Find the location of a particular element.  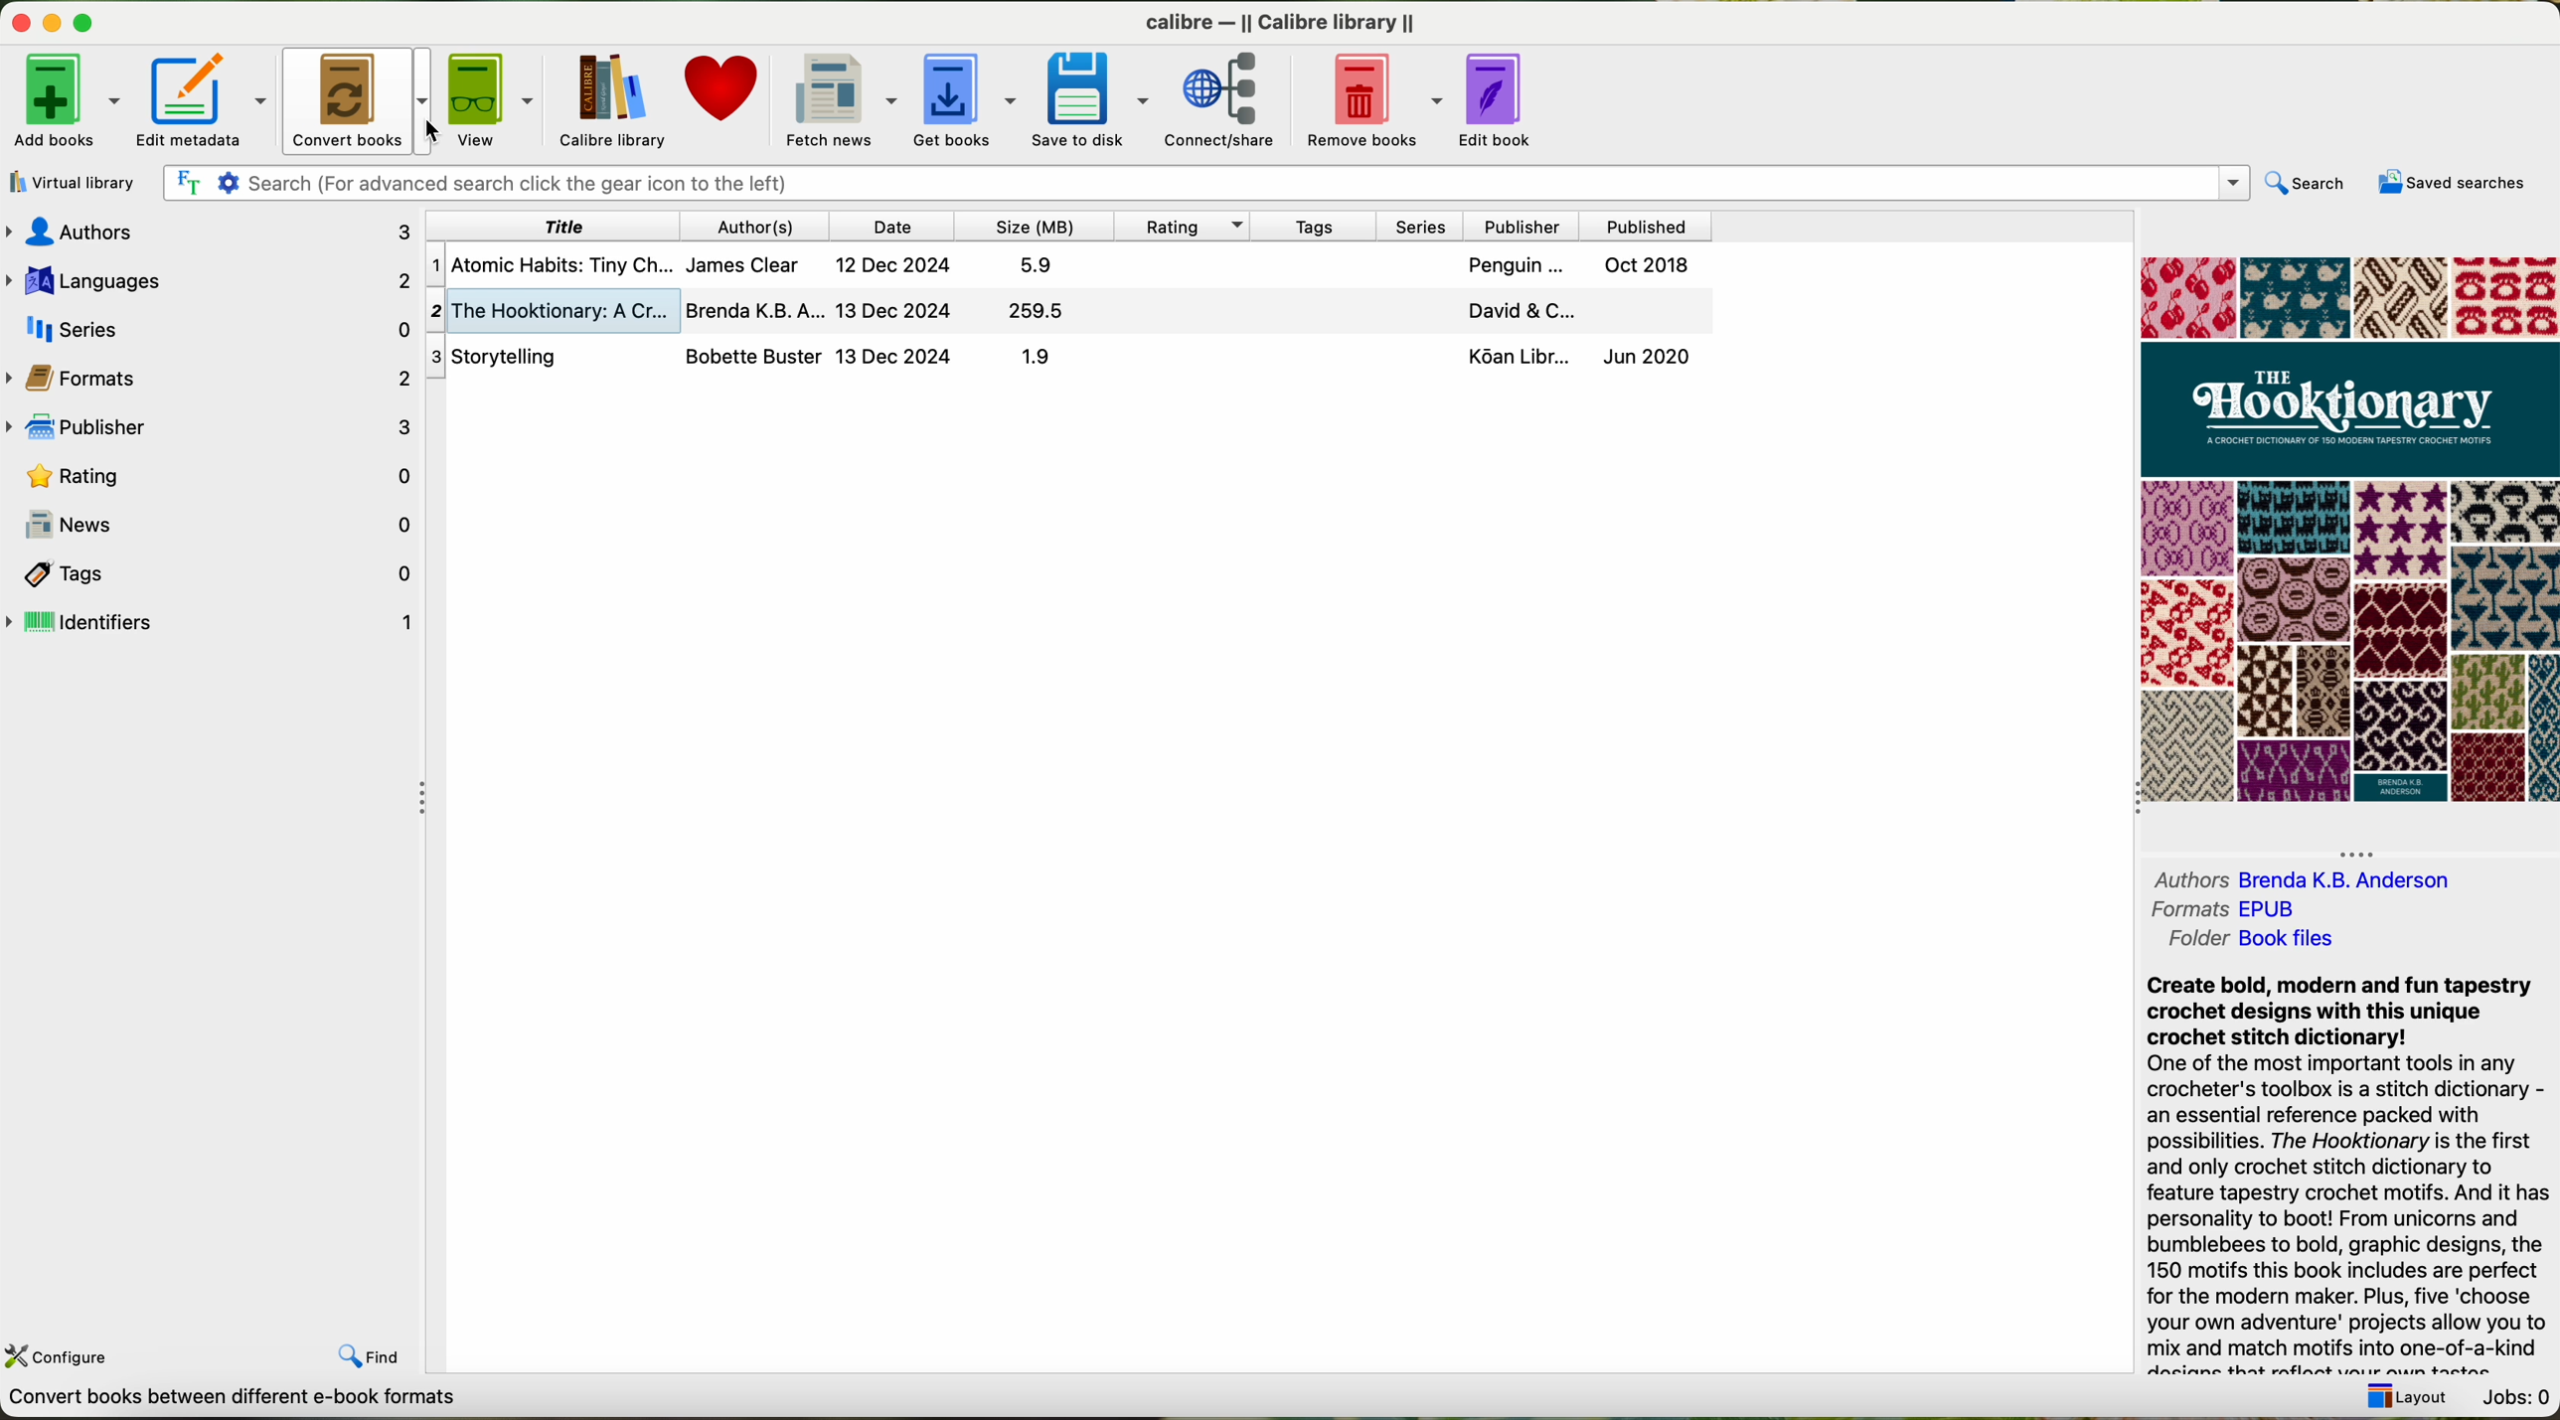

search is located at coordinates (2307, 185).